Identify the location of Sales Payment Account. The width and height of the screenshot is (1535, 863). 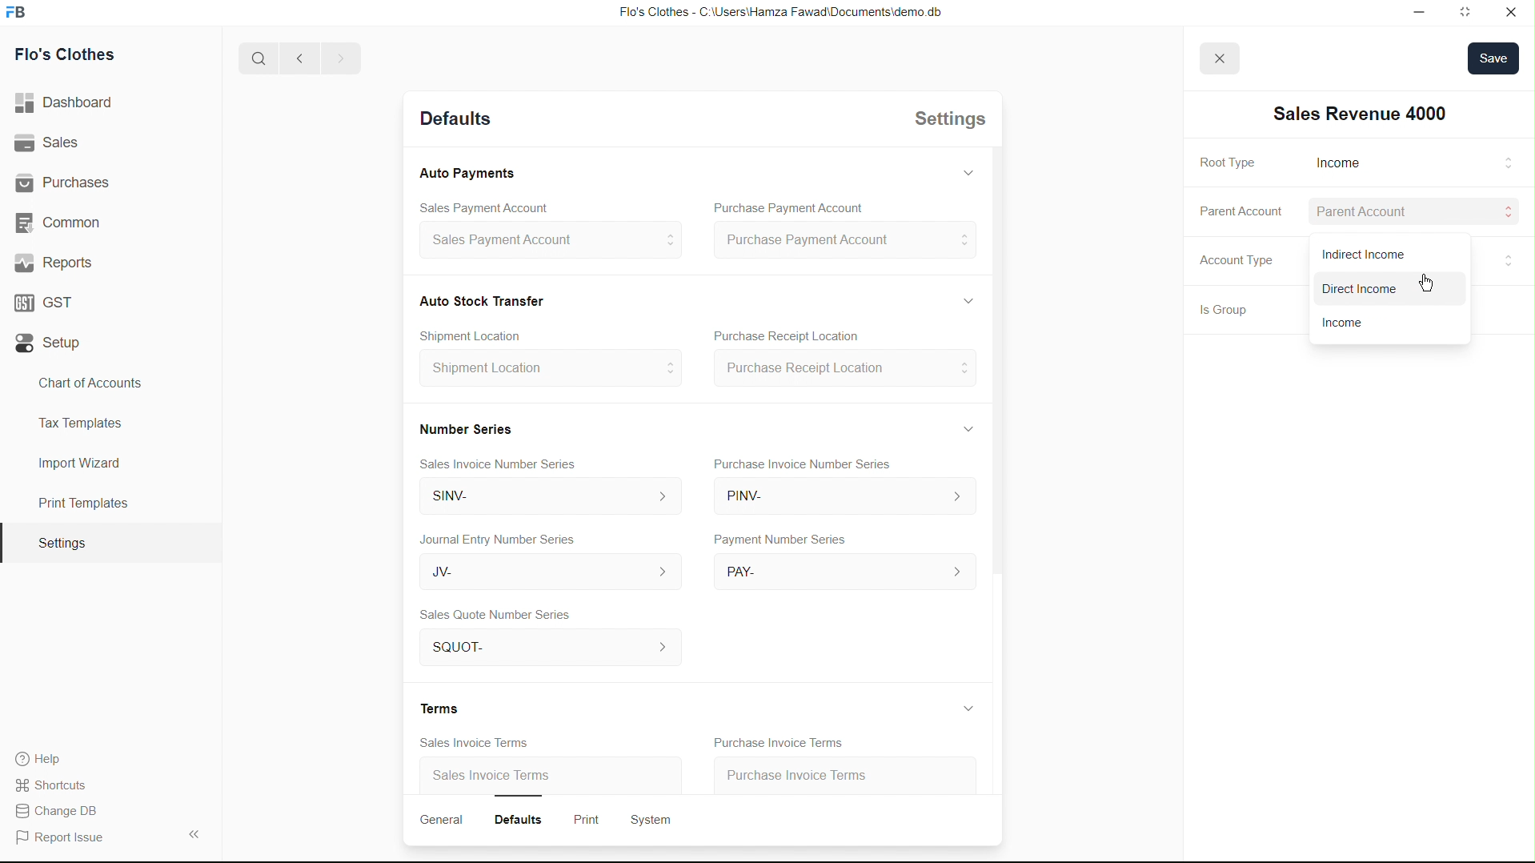
(475, 206).